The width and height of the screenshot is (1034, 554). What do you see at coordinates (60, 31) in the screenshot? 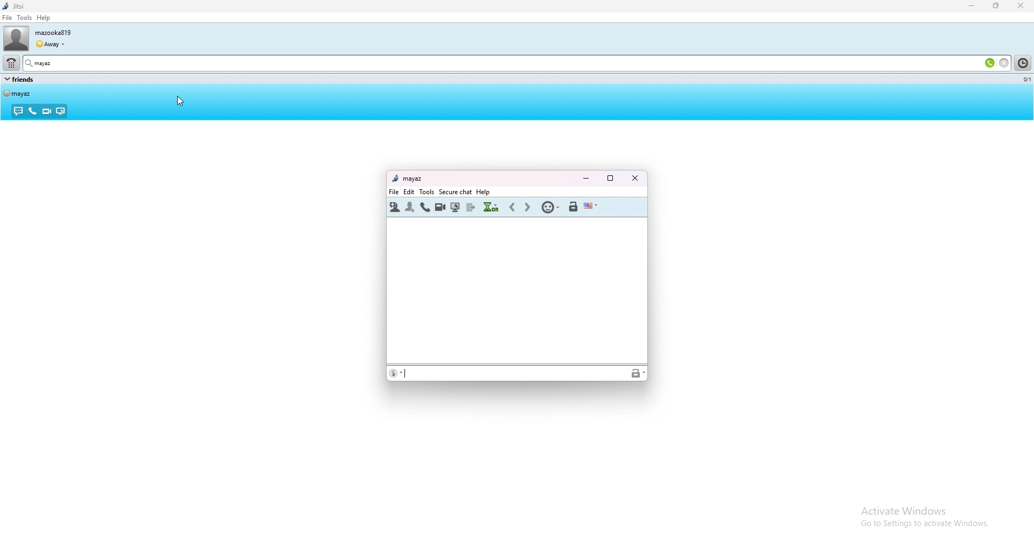
I see `mazooka819` at bounding box center [60, 31].